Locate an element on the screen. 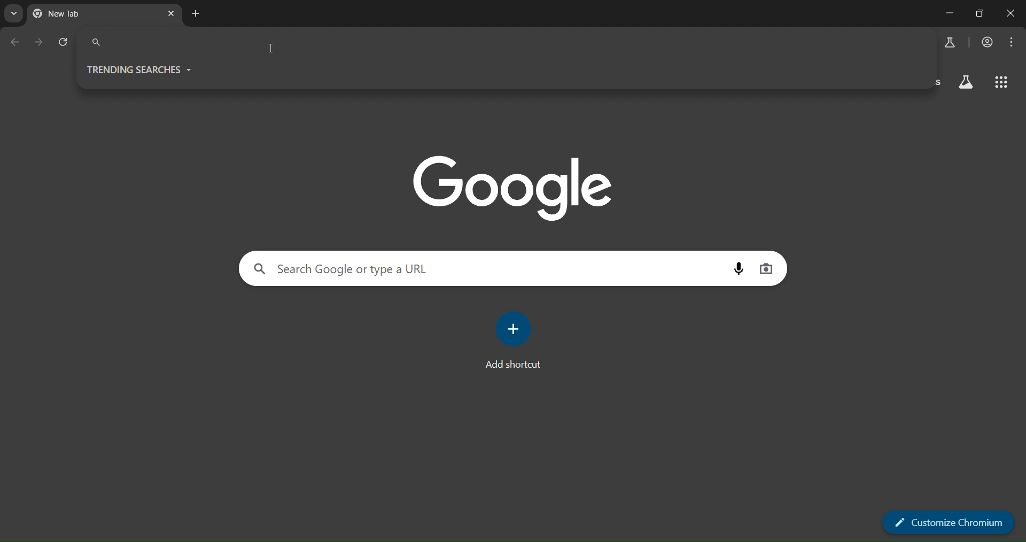  restore down is located at coordinates (982, 13).